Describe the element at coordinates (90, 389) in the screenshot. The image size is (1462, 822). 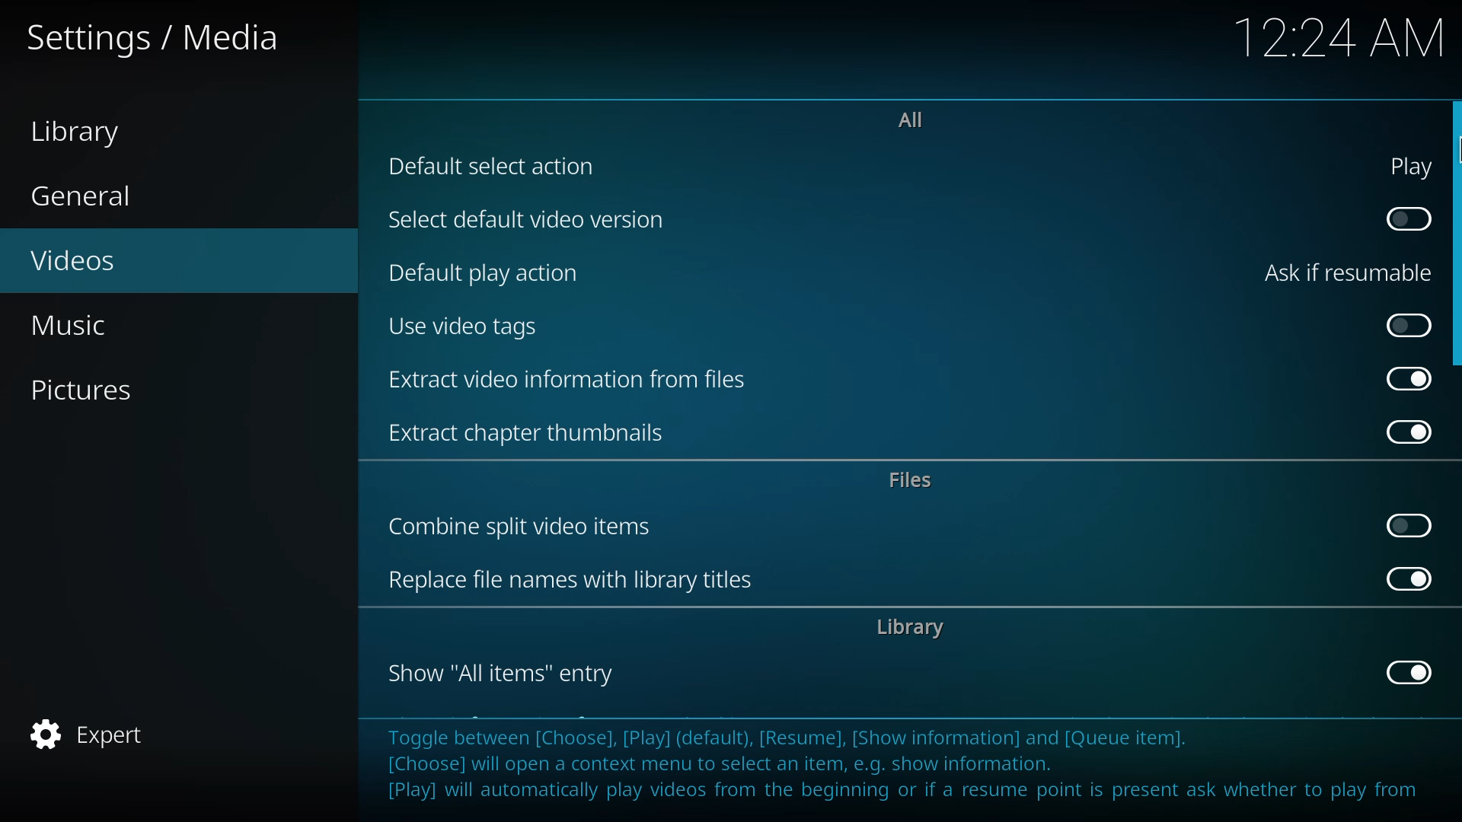
I see `pictures` at that location.